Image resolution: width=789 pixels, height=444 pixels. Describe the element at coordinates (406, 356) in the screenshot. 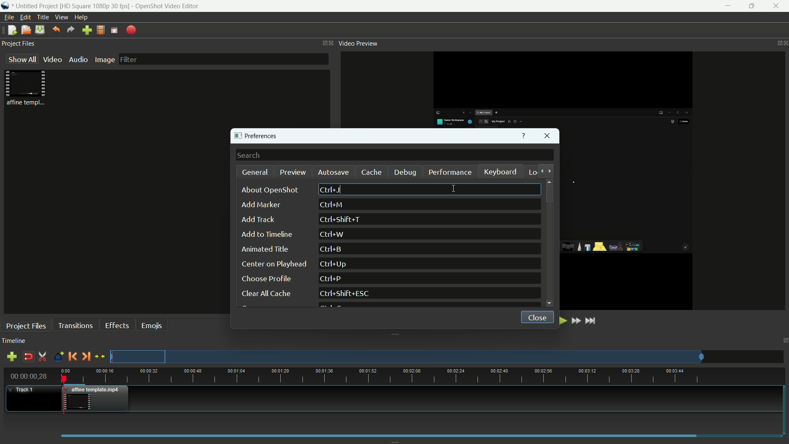

I see `preview track` at that location.